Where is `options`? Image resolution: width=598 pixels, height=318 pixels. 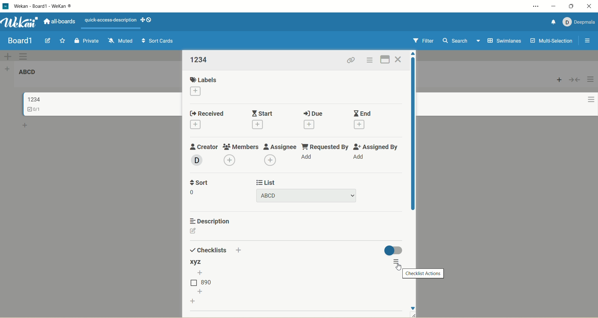
options is located at coordinates (395, 261).